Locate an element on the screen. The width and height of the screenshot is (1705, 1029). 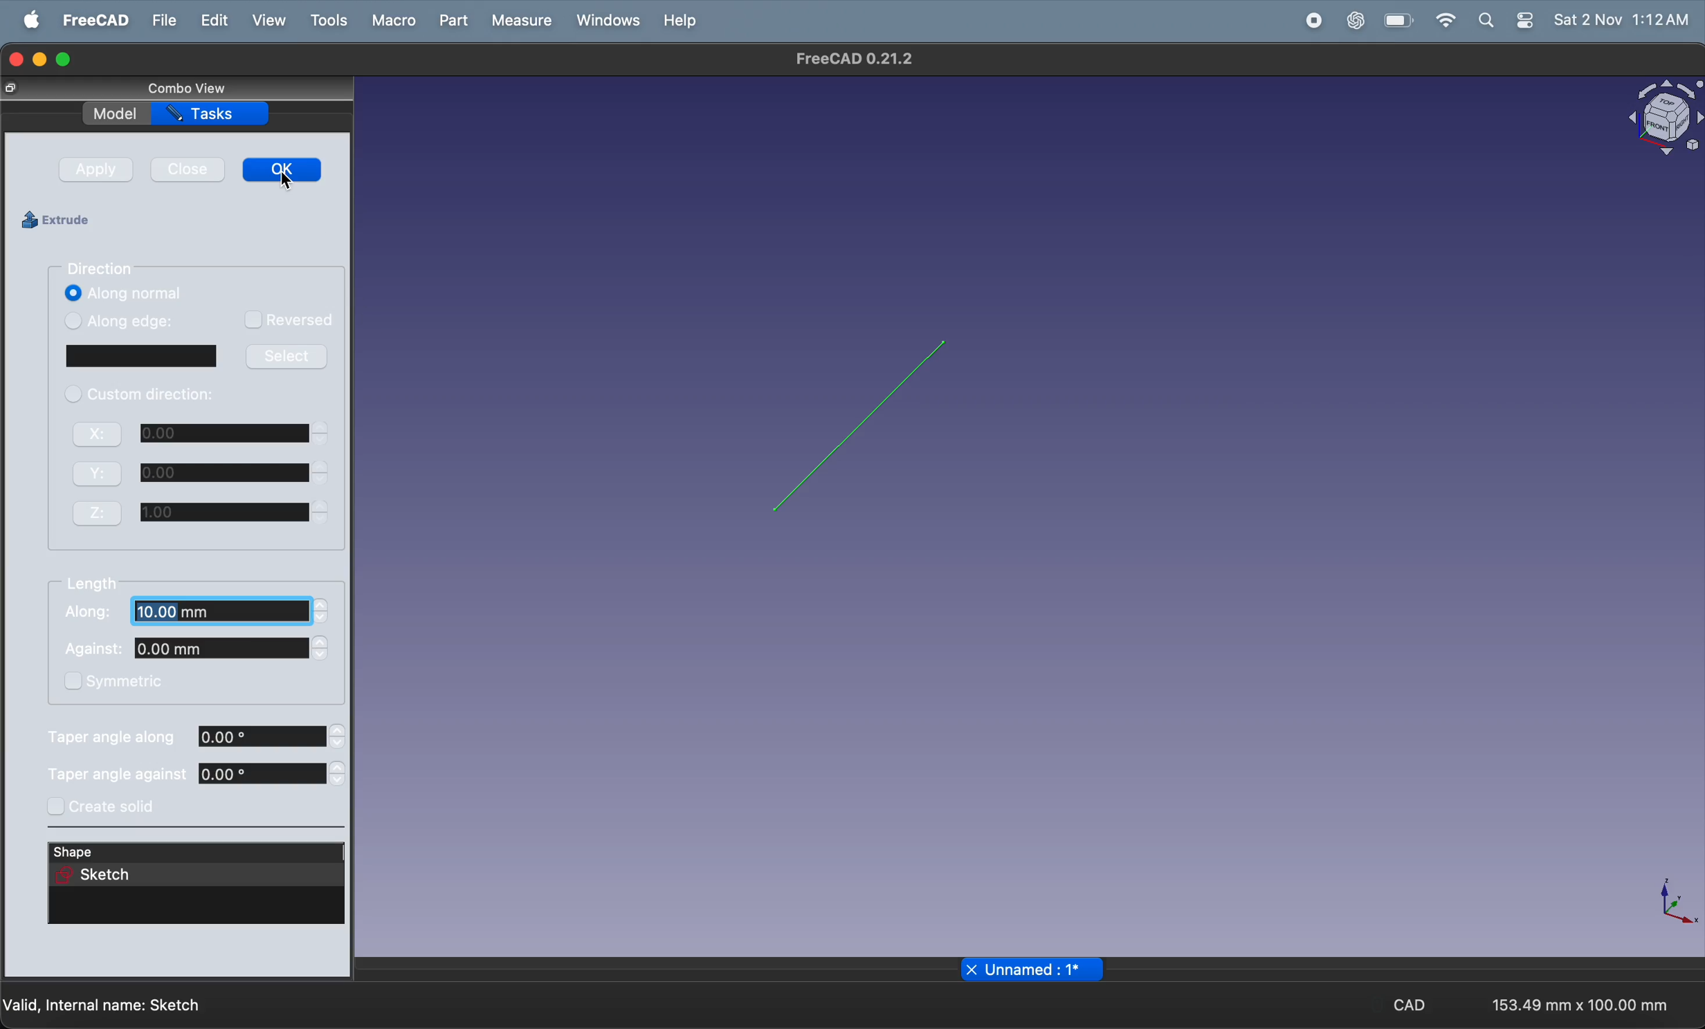
file is located at coordinates (165, 21).